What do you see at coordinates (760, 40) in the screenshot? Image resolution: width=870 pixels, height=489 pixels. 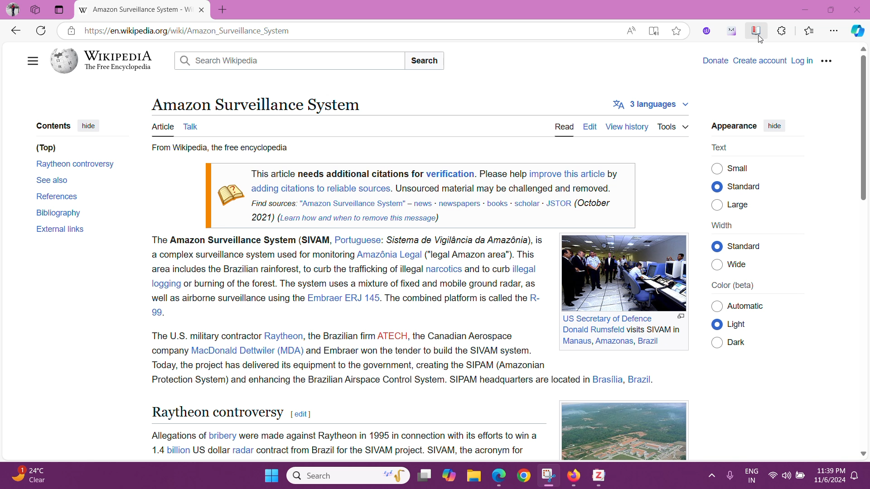 I see `cursor` at bounding box center [760, 40].